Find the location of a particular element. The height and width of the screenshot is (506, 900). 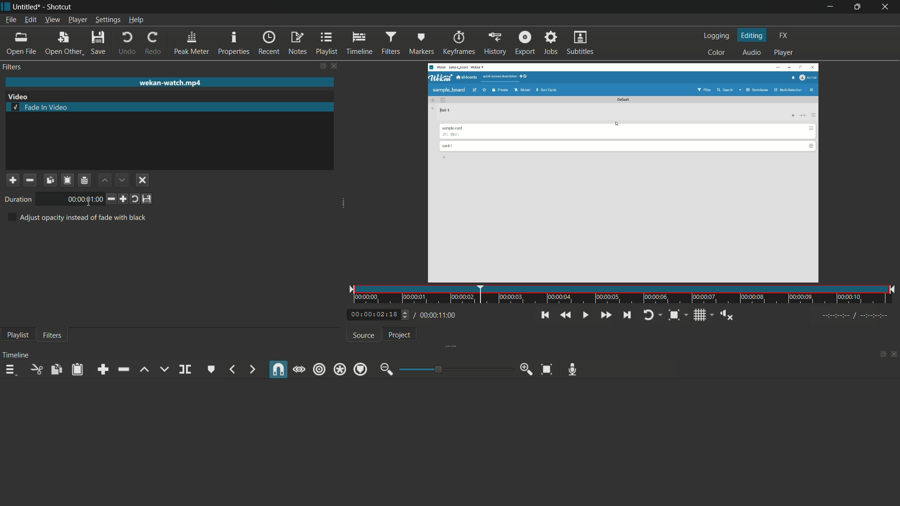

toggle play or pause is located at coordinates (585, 315).